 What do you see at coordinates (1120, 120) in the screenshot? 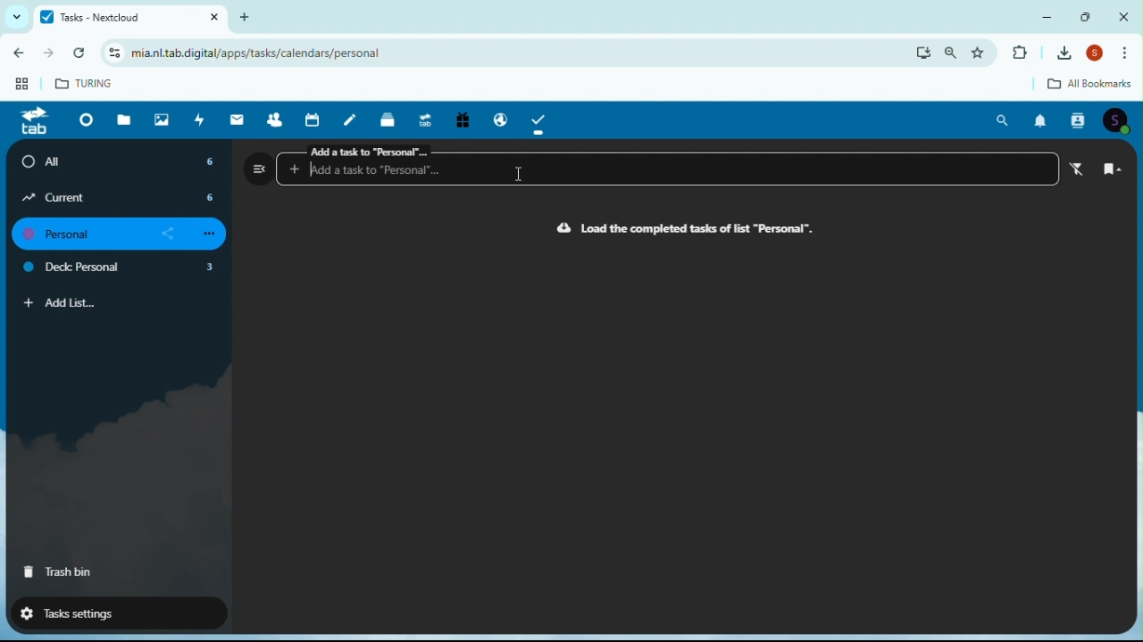
I see `Account icon` at bounding box center [1120, 120].